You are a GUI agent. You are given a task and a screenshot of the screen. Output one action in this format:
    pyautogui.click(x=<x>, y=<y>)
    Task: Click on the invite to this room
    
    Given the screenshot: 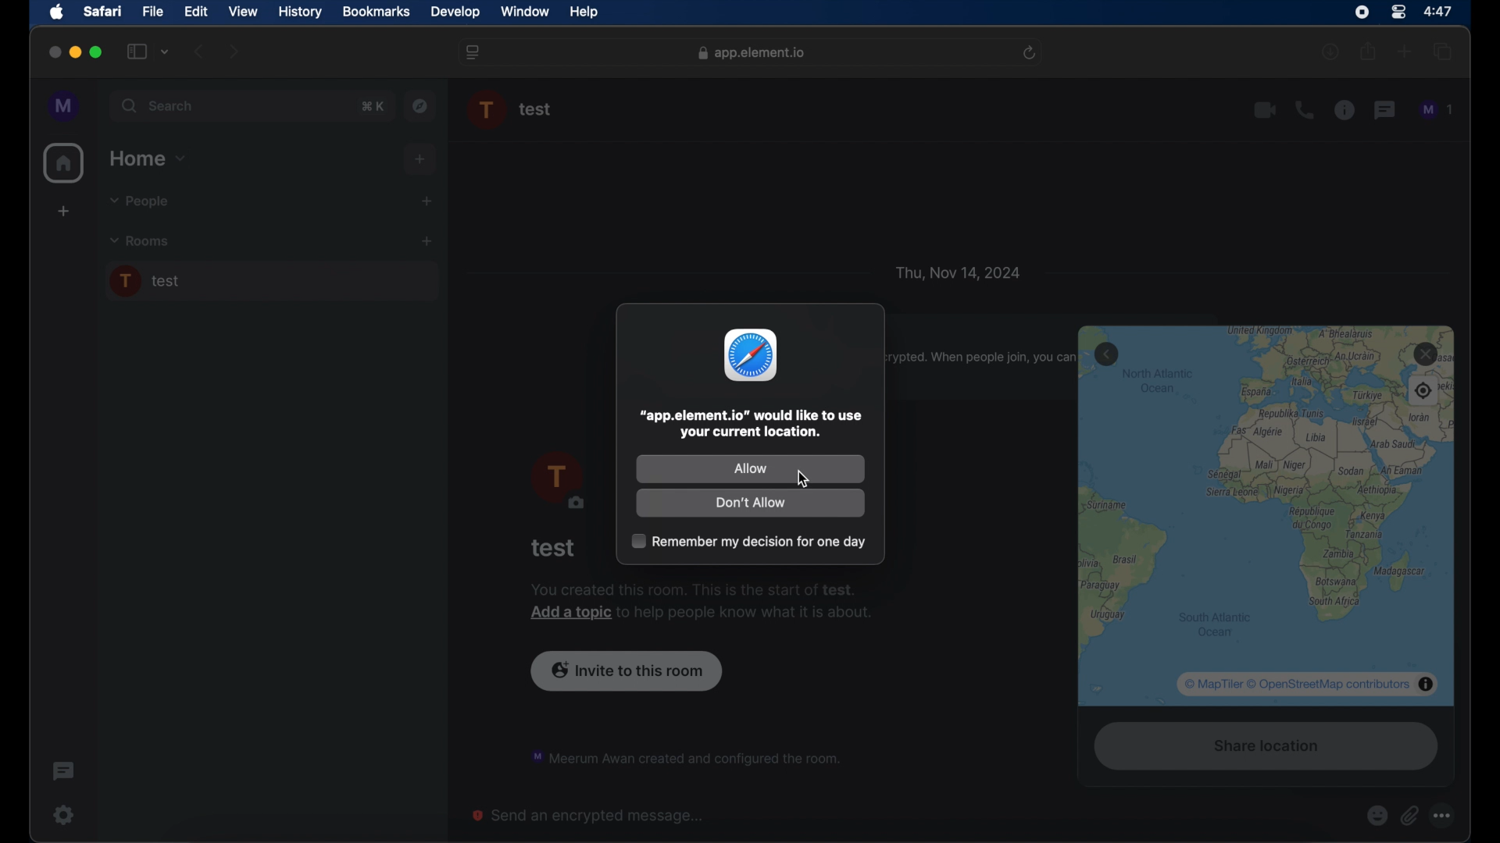 What is the action you would take?
    pyautogui.click(x=627, y=669)
    